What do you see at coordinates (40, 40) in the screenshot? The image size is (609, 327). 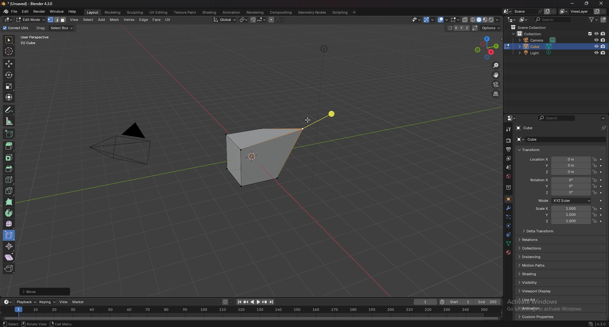 I see `user perspective` at bounding box center [40, 40].